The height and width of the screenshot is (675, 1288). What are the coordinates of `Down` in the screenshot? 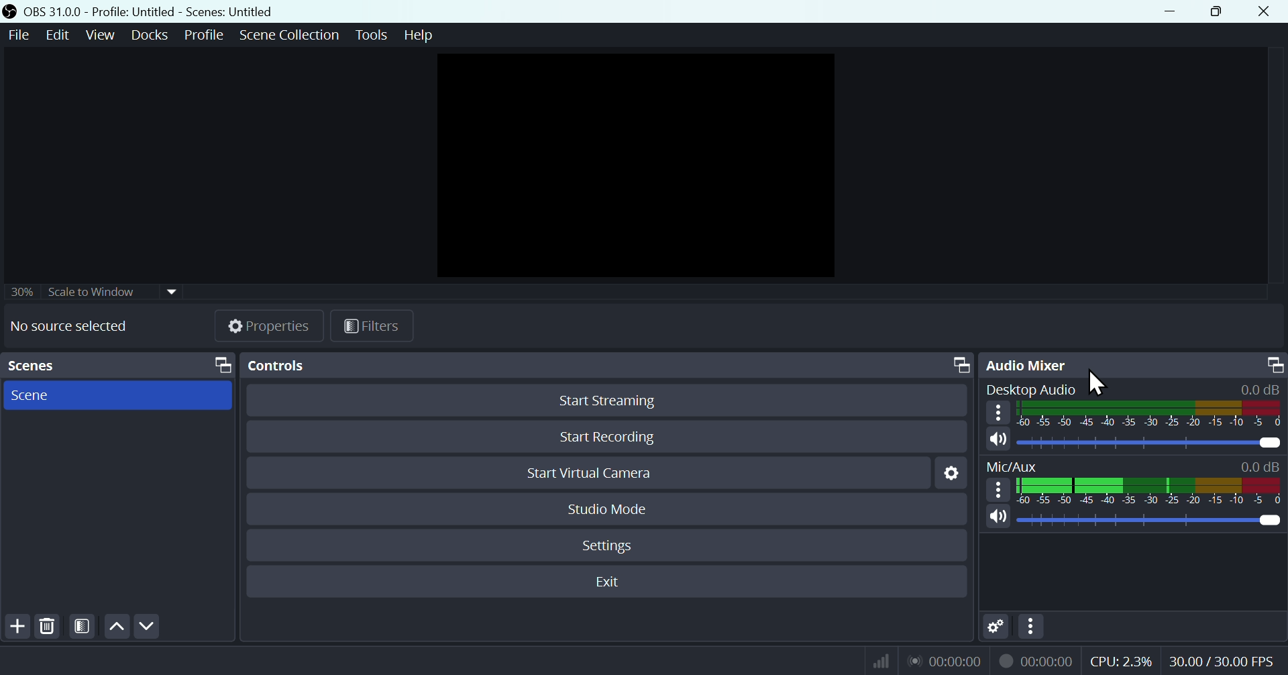 It's located at (147, 626).